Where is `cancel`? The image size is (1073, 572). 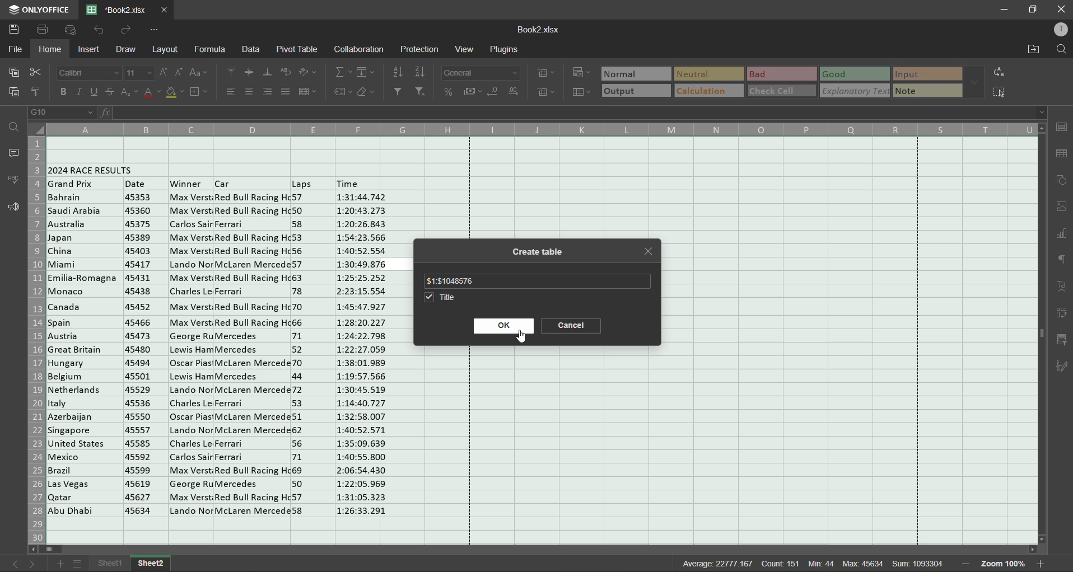 cancel is located at coordinates (570, 326).